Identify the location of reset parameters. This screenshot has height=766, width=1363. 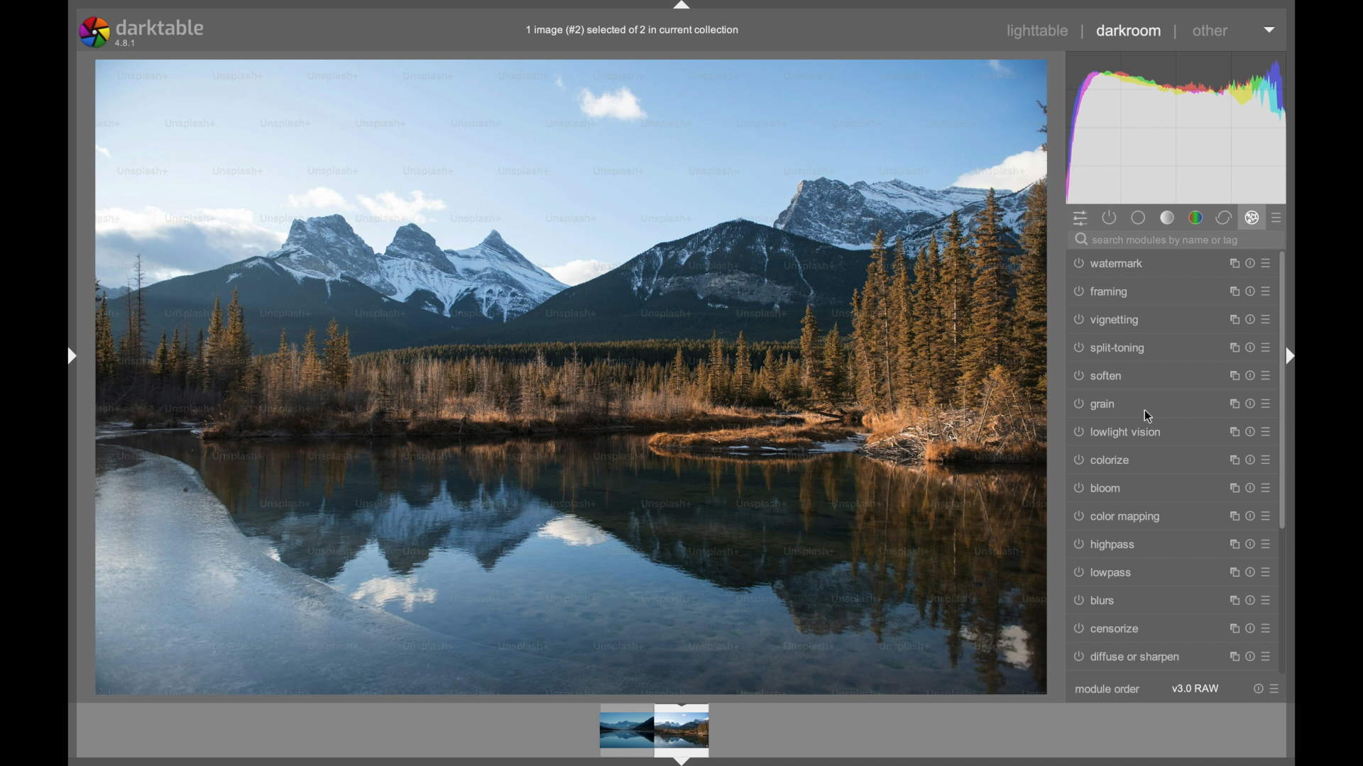
(1248, 431).